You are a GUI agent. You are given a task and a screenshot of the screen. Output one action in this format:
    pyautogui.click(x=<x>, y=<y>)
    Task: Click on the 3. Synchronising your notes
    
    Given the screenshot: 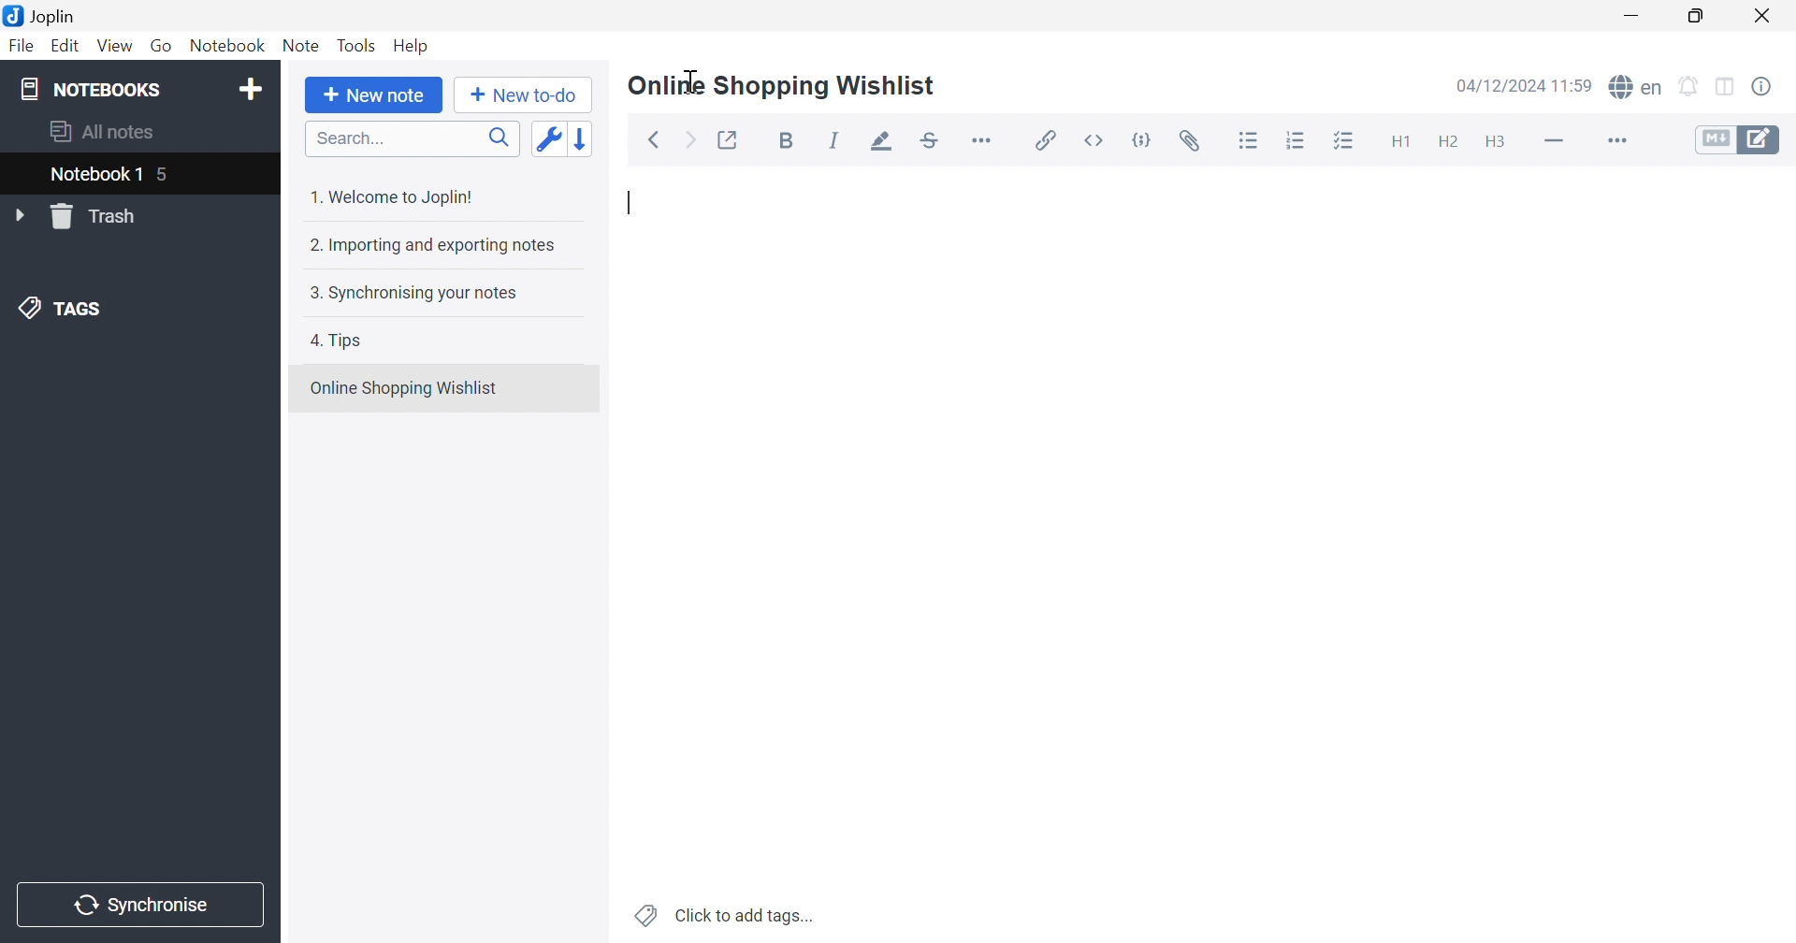 What is the action you would take?
    pyautogui.click(x=413, y=294)
    